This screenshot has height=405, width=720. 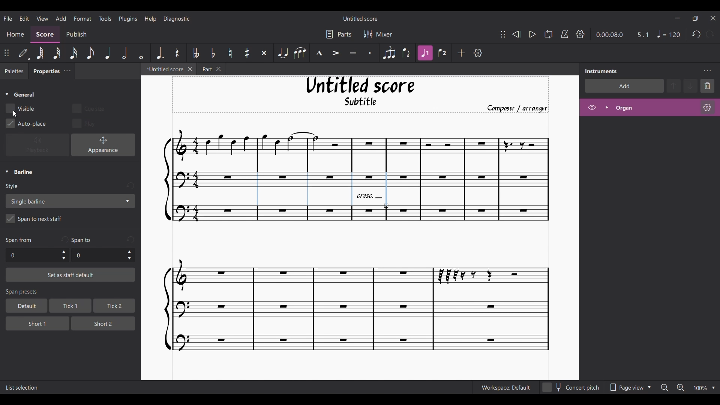 I want to click on Increase/Decrease Span from, so click(x=64, y=255).